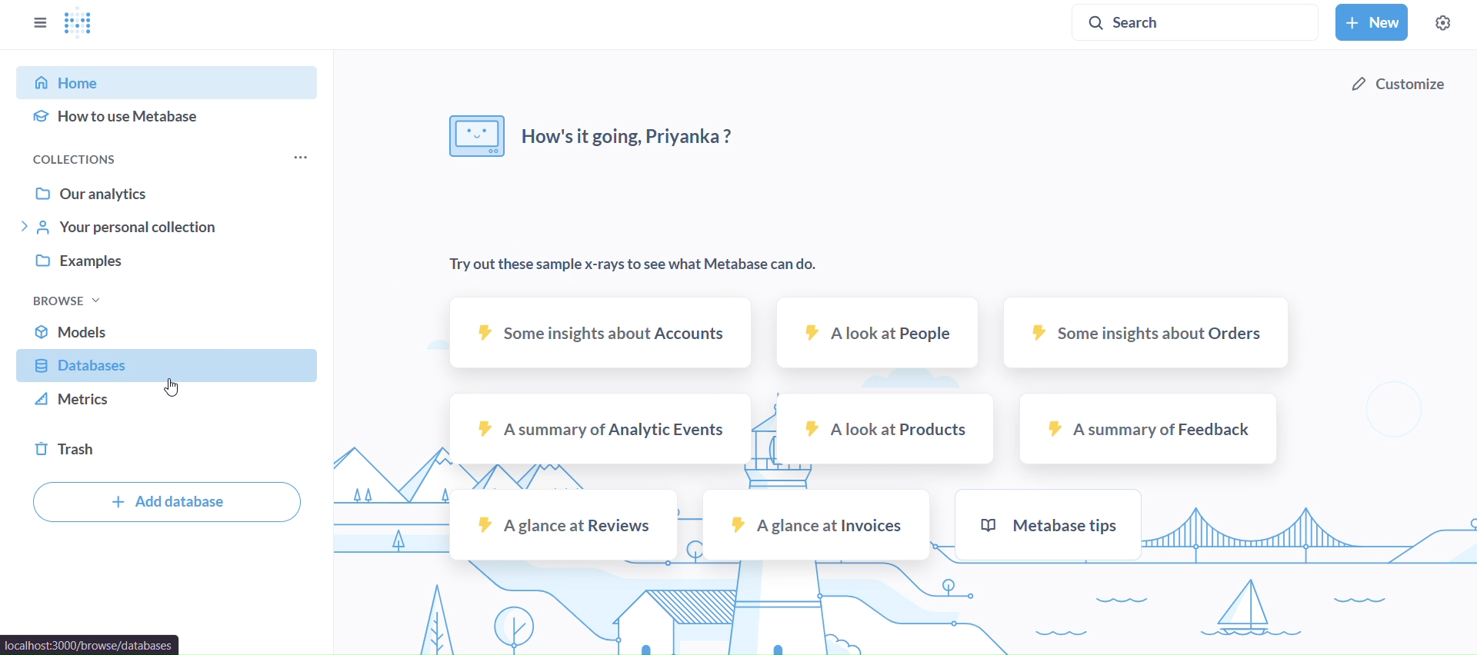  Describe the element at coordinates (600, 334) in the screenshot. I see `some insights about accounts` at that location.